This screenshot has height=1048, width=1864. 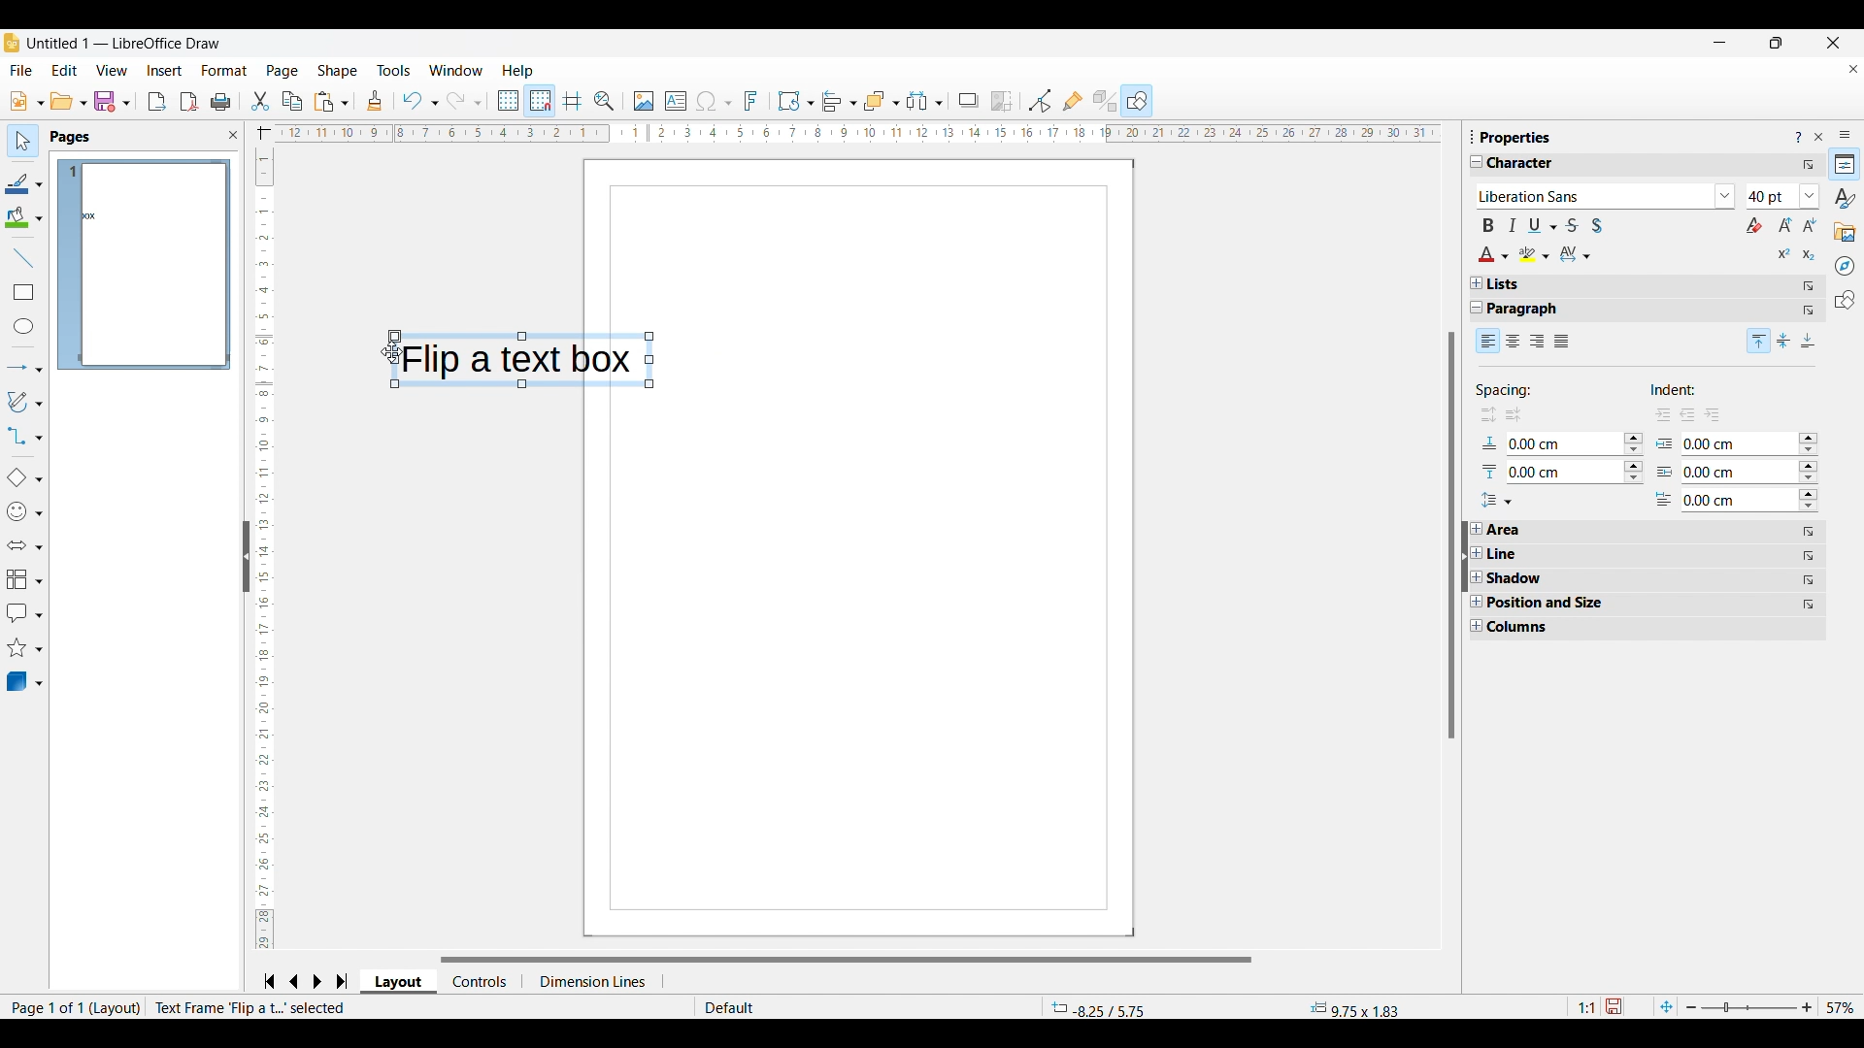 What do you see at coordinates (529, 360) in the screenshot?
I see `Flip a text box` at bounding box center [529, 360].